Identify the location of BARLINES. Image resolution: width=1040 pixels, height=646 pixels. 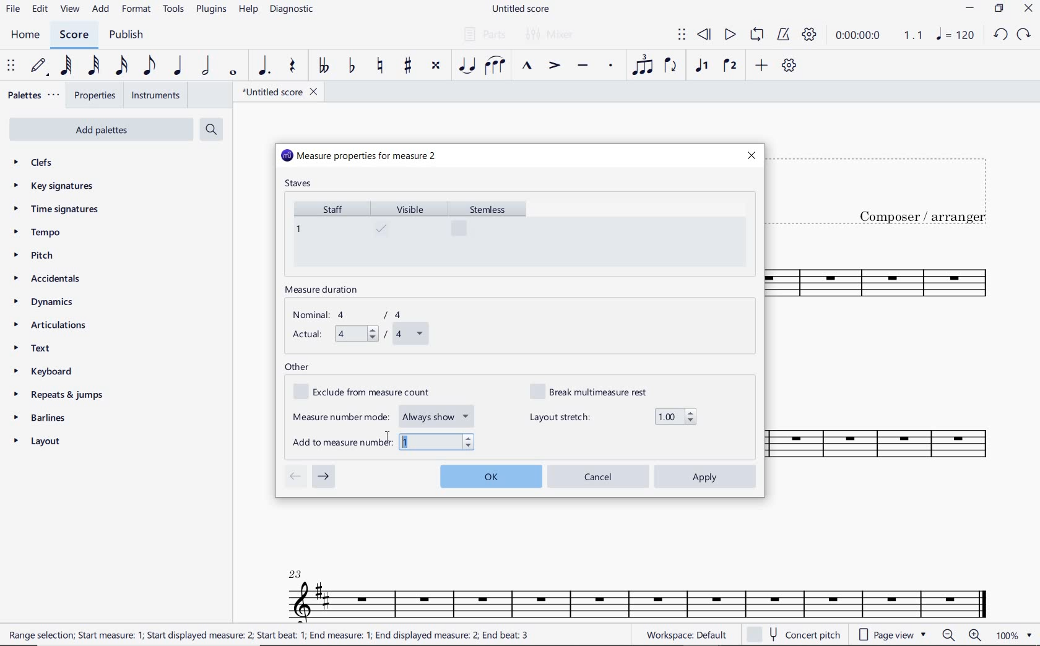
(44, 420).